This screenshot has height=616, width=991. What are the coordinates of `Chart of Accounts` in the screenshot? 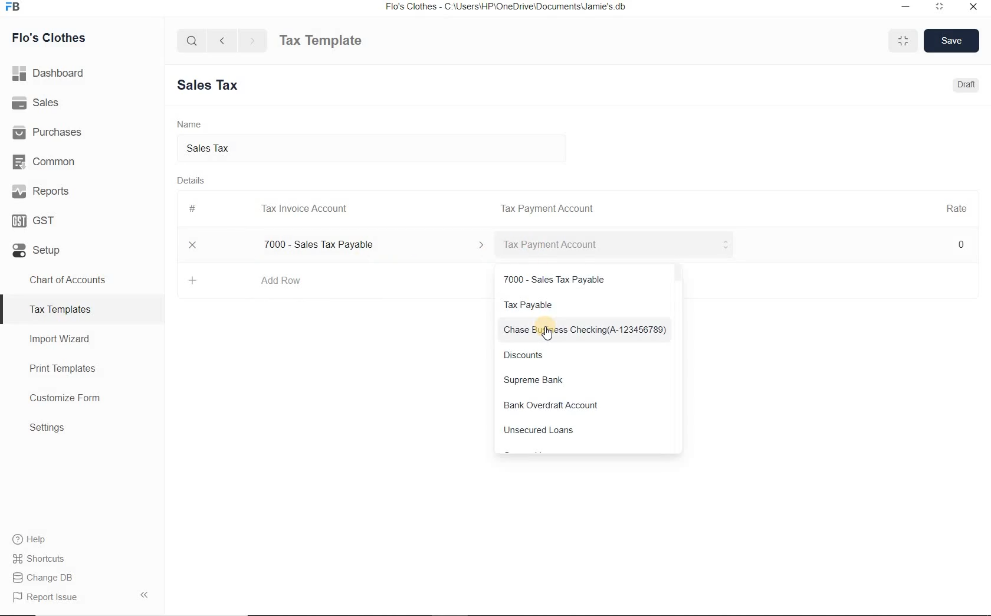 It's located at (81, 280).